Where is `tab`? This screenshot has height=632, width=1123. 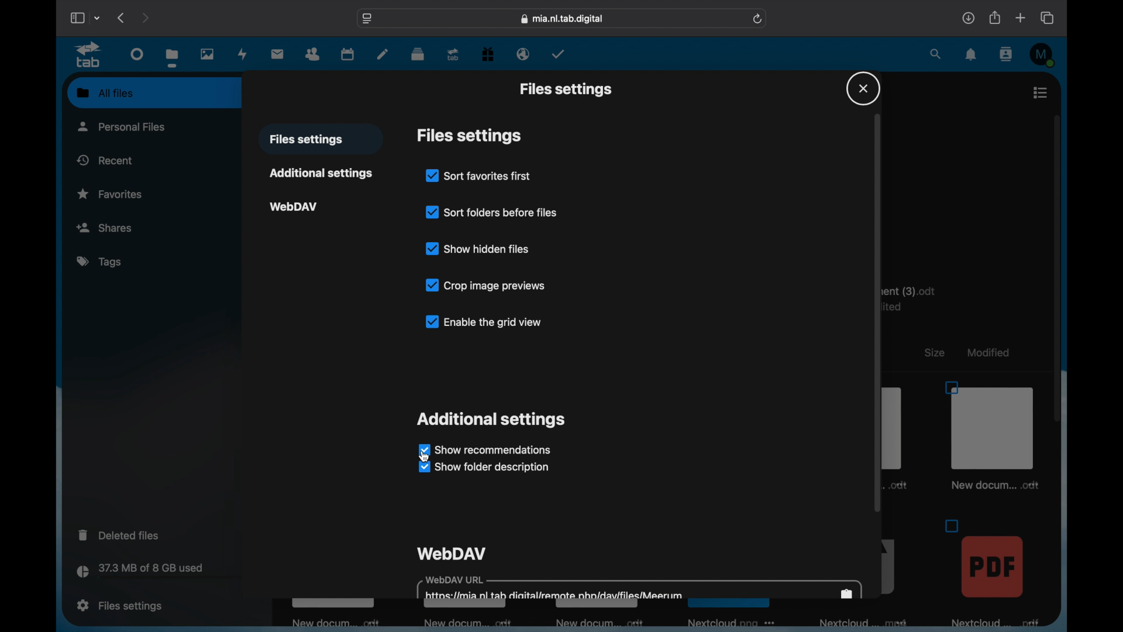 tab is located at coordinates (89, 55).